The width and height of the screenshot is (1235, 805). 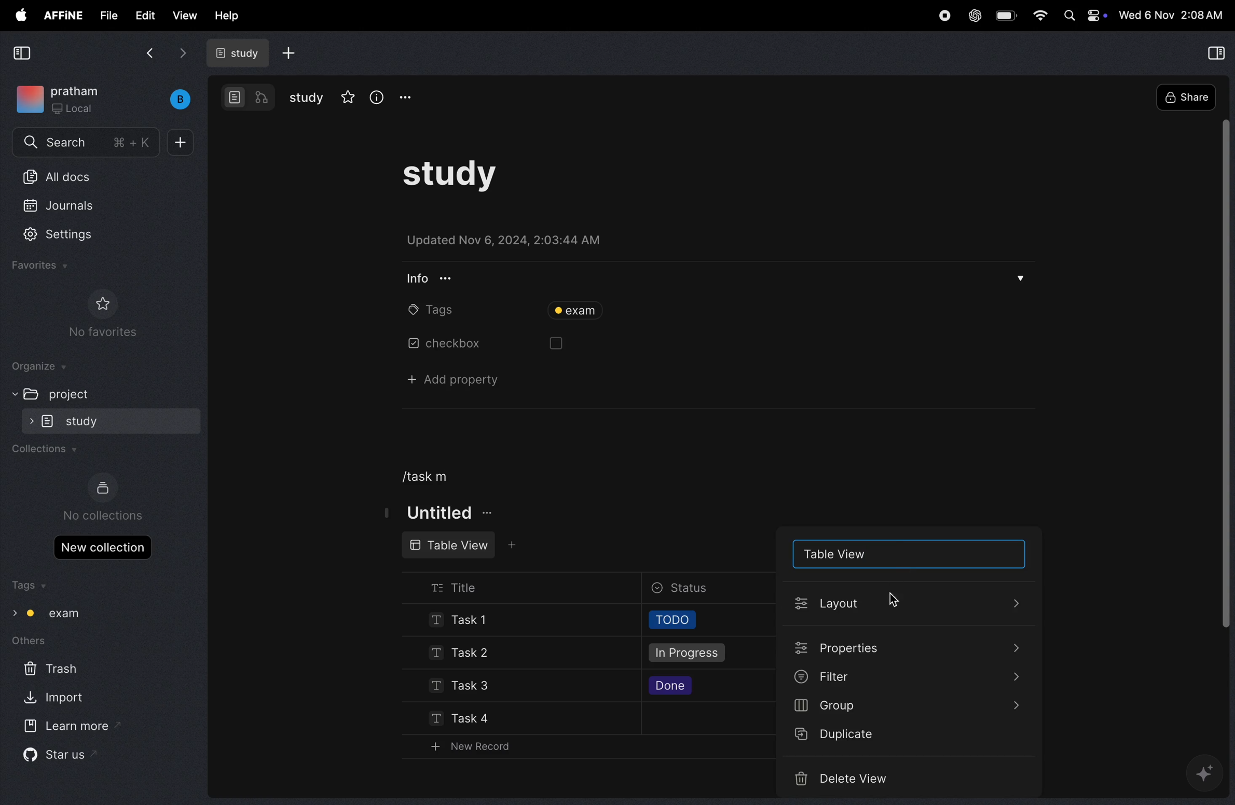 I want to click on import, so click(x=55, y=698).